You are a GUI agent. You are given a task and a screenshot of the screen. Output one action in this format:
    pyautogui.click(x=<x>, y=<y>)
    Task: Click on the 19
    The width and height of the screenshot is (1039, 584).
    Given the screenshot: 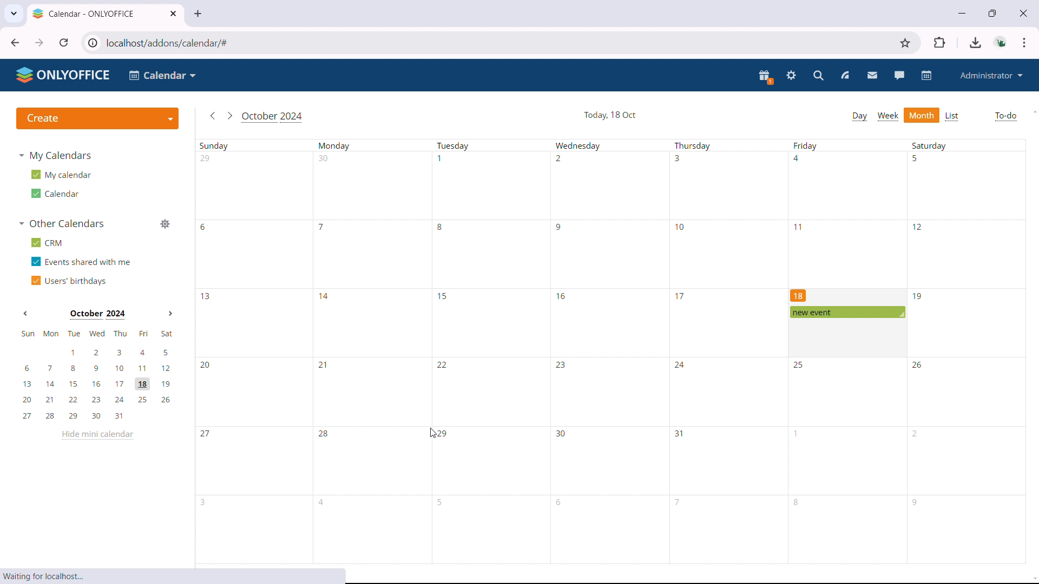 What is the action you would take?
    pyautogui.click(x=918, y=297)
    